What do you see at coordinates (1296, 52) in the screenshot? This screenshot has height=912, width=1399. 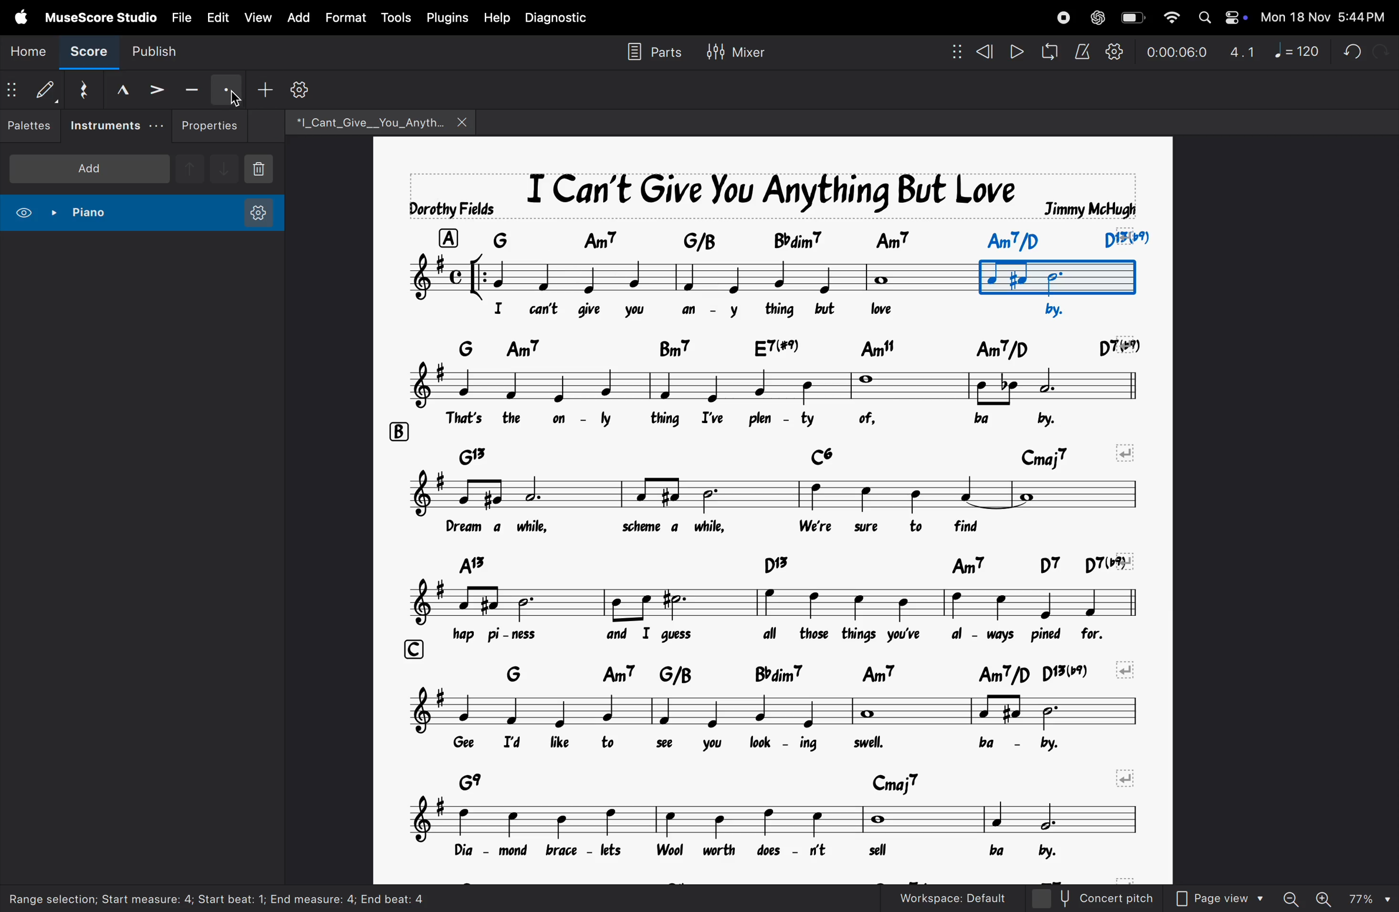 I see `note 120` at bounding box center [1296, 52].